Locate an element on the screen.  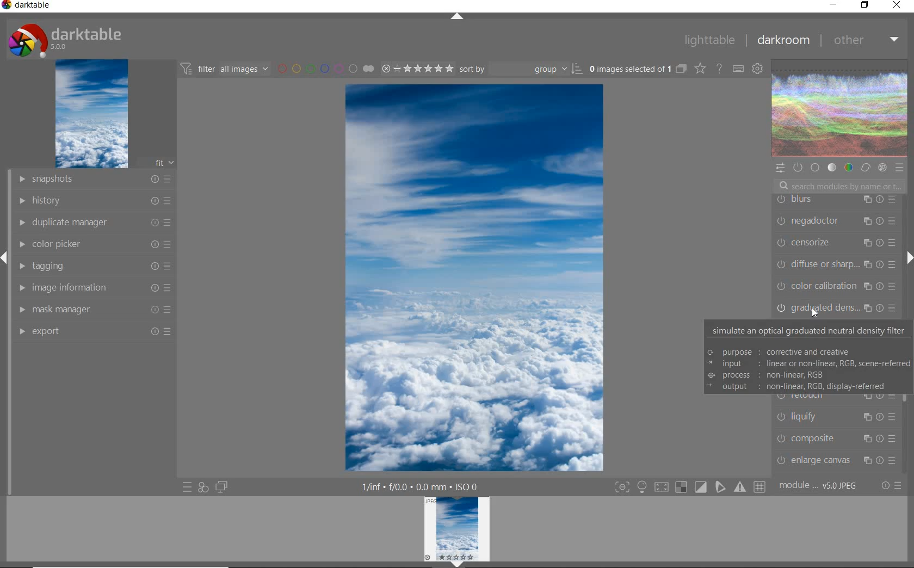
GRADUATED DENSITY is located at coordinates (839, 308).